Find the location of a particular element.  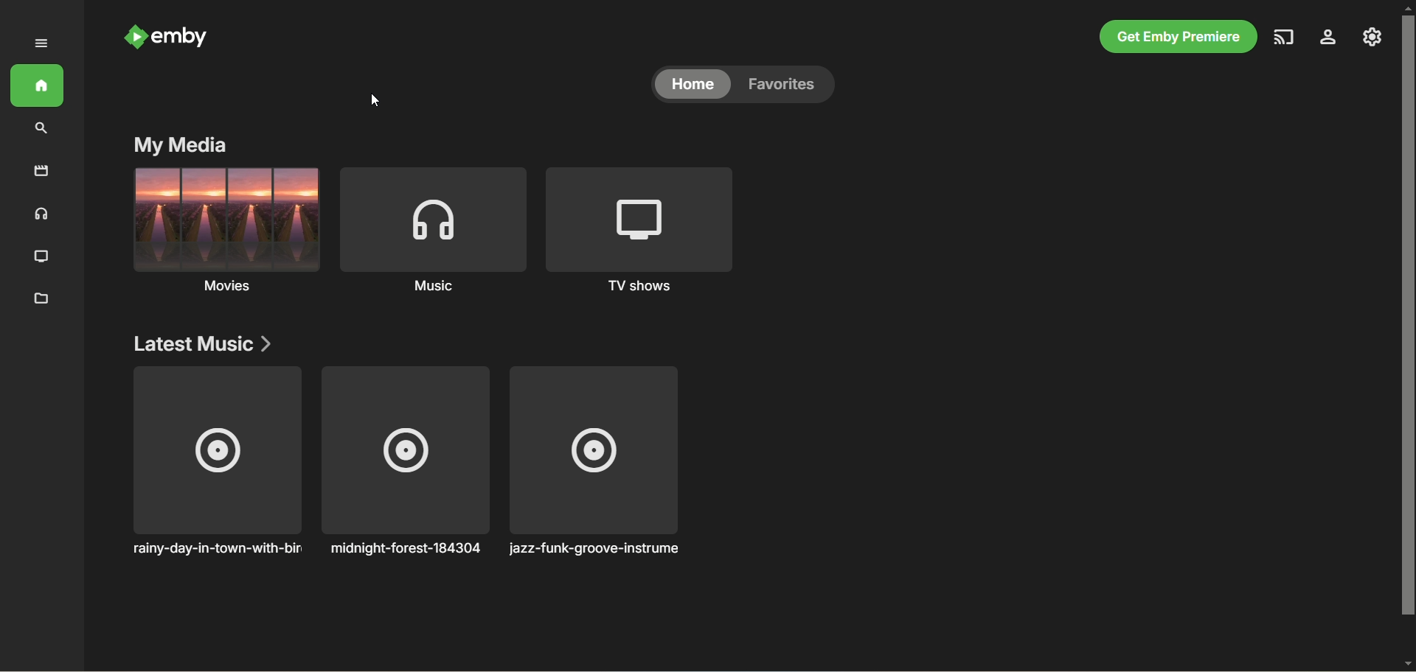

my media is located at coordinates (179, 145).